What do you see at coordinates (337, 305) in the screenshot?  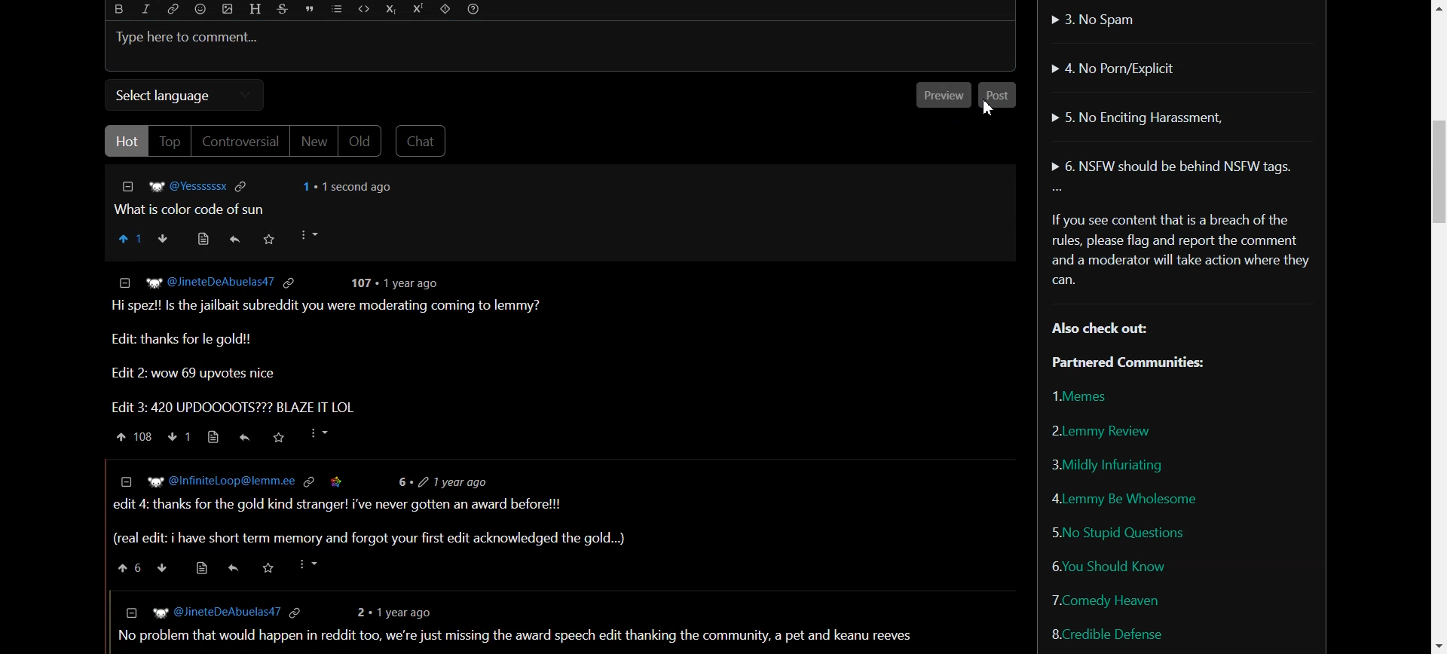 I see `Hi spez!! Is the jailbait subreddit you were moderating coming to lemmy?` at bounding box center [337, 305].